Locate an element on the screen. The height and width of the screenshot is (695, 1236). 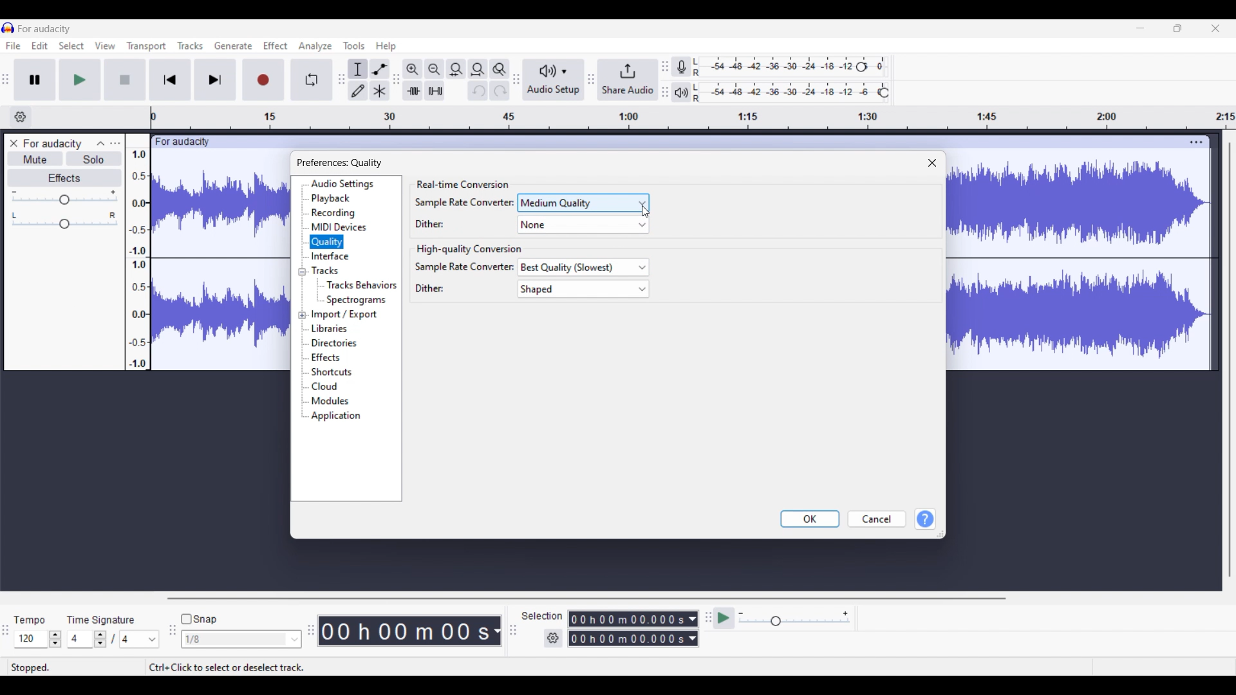
none is located at coordinates (579, 225).